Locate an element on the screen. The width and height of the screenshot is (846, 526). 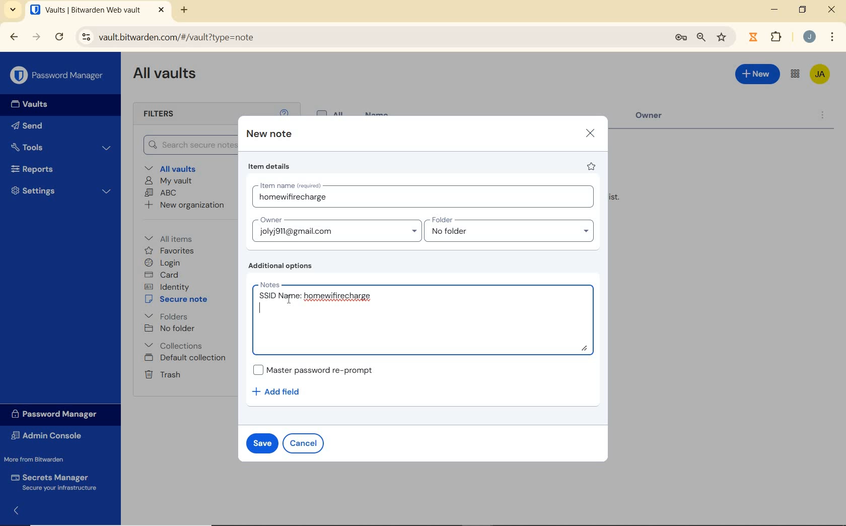
folders is located at coordinates (166, 315).